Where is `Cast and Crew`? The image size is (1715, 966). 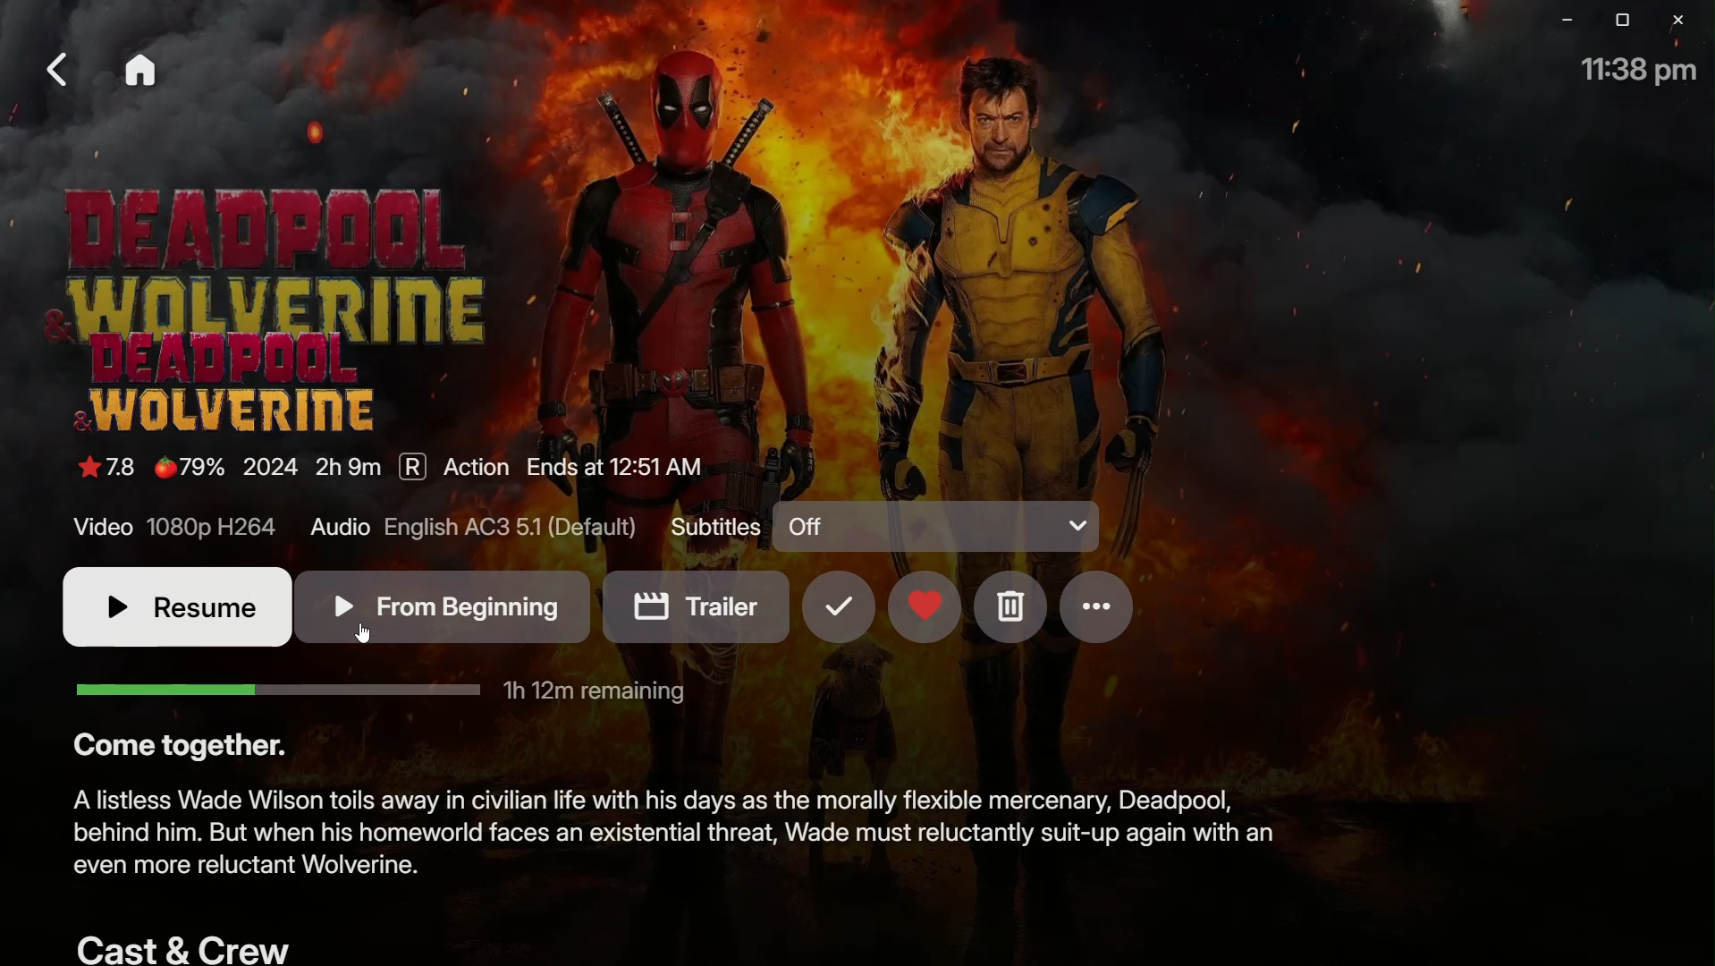
Cast and Crew is located at coordinates (182, 947).